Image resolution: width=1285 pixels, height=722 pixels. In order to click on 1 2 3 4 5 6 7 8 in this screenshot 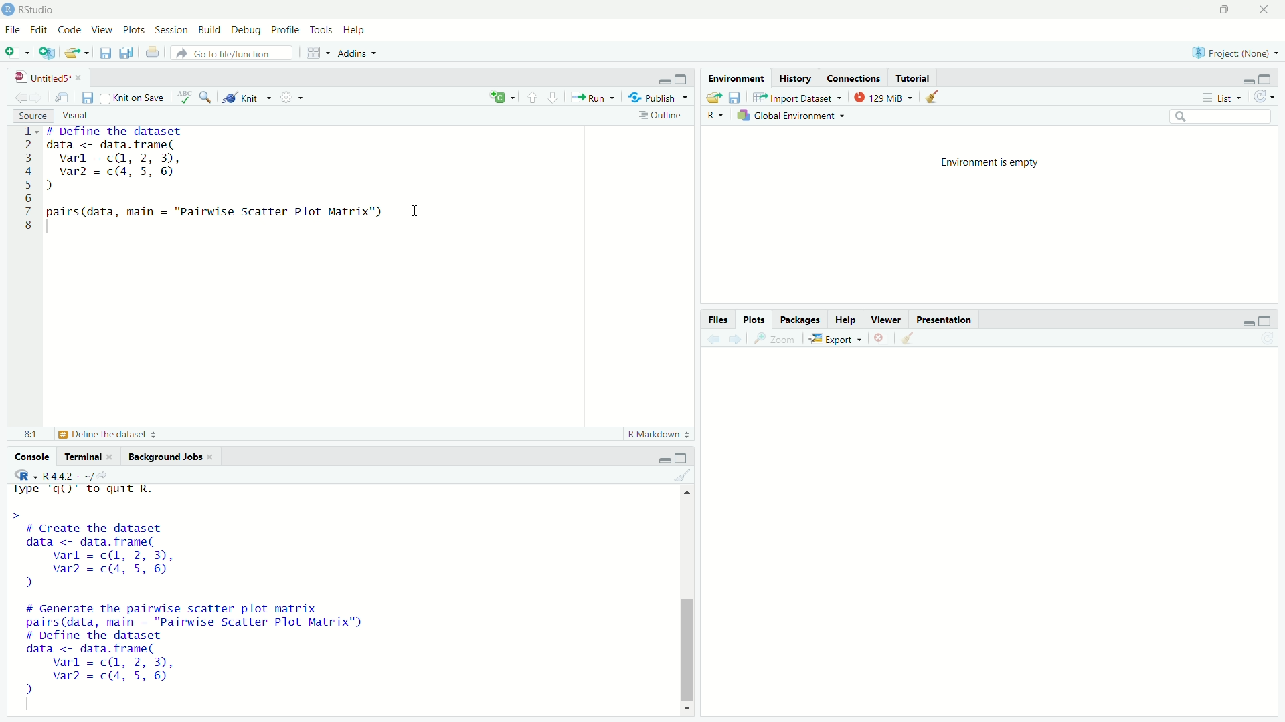, I will do `click(27, 181)`.